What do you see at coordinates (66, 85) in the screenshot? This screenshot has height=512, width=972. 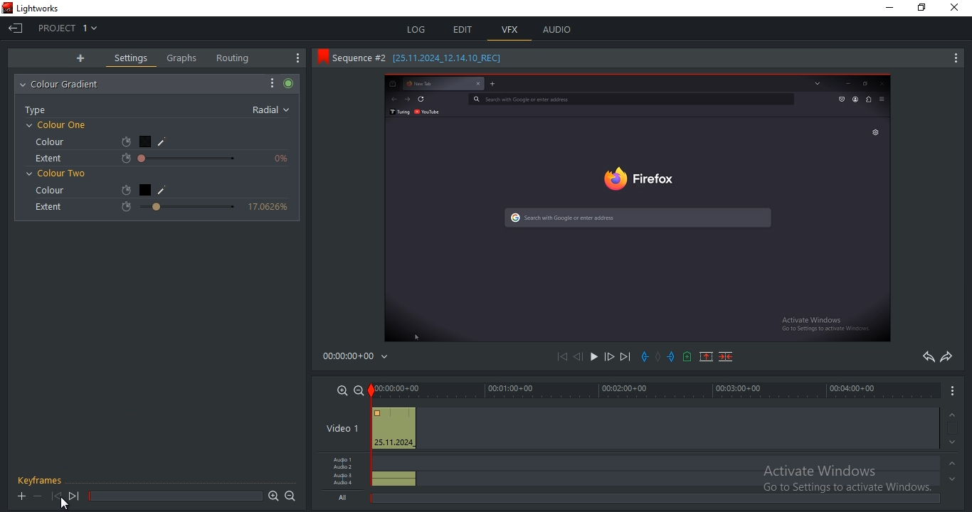 I see `colour gradeint` at bounding box center [66, 85].